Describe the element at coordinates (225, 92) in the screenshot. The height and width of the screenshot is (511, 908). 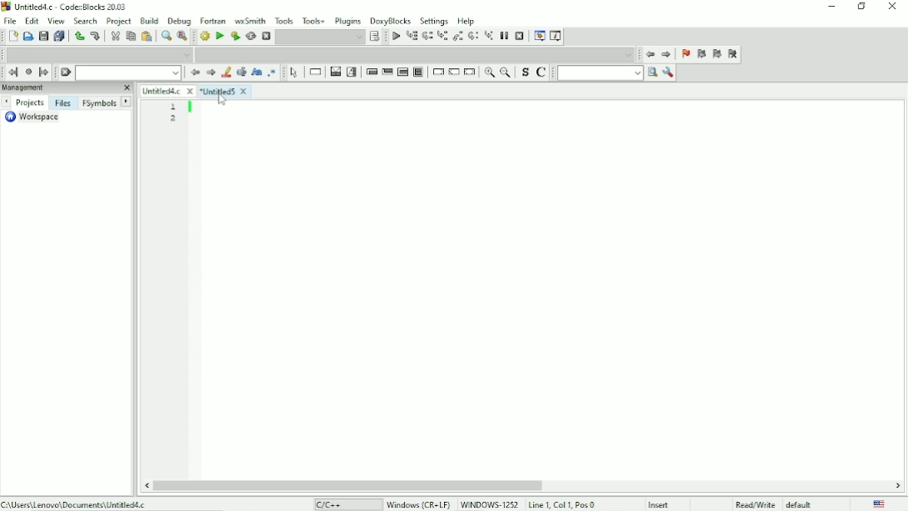
I see `Untitled5` at that location.